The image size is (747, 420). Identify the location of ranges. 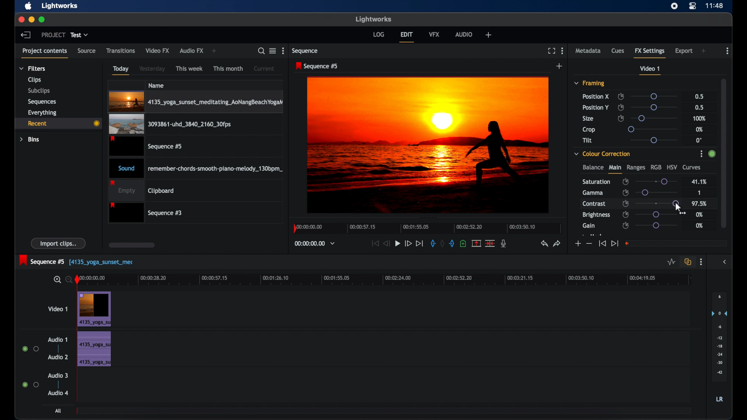
(636, 168).